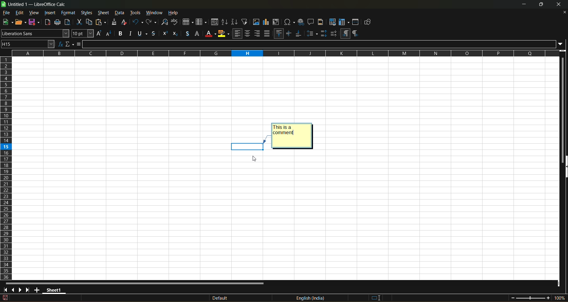  I want to click on sheet, so click(104, 13).